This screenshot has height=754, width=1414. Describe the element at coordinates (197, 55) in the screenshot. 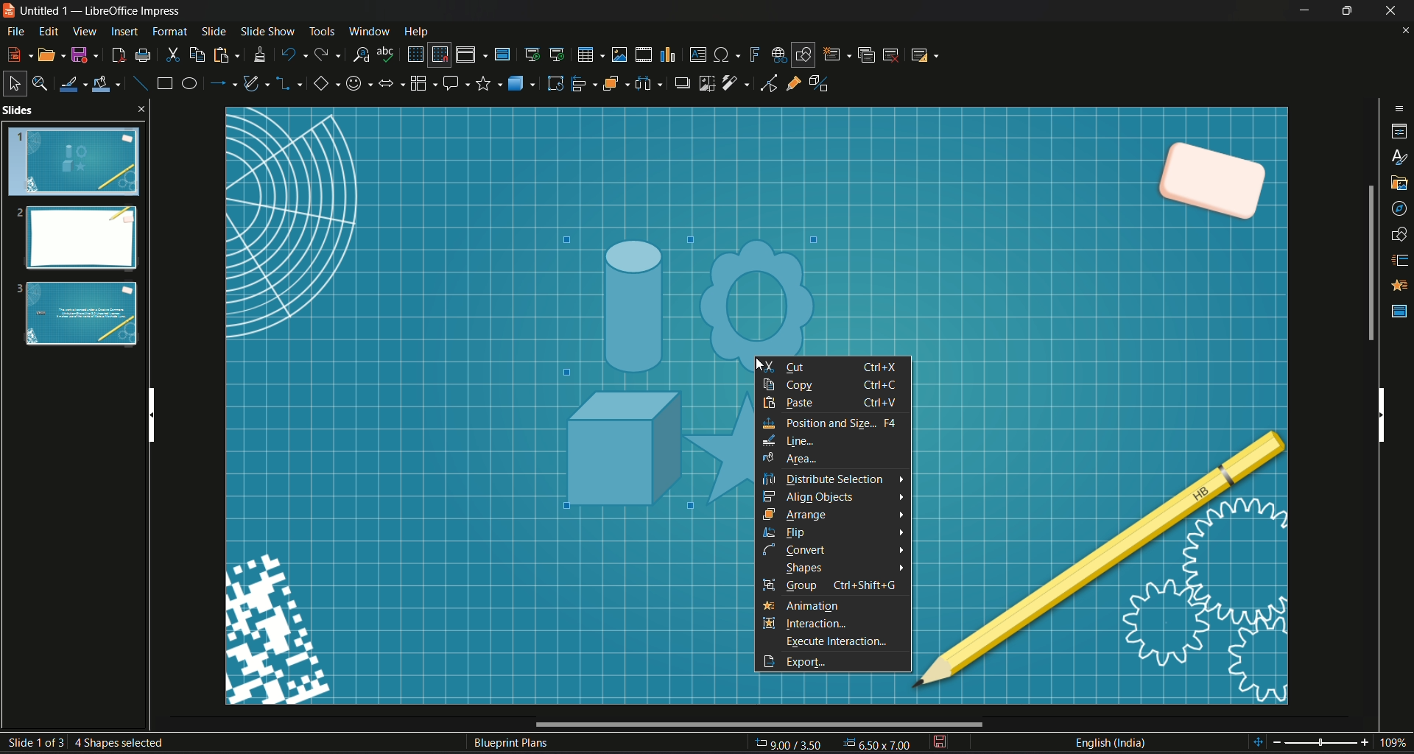

I see `copy ` at that location.